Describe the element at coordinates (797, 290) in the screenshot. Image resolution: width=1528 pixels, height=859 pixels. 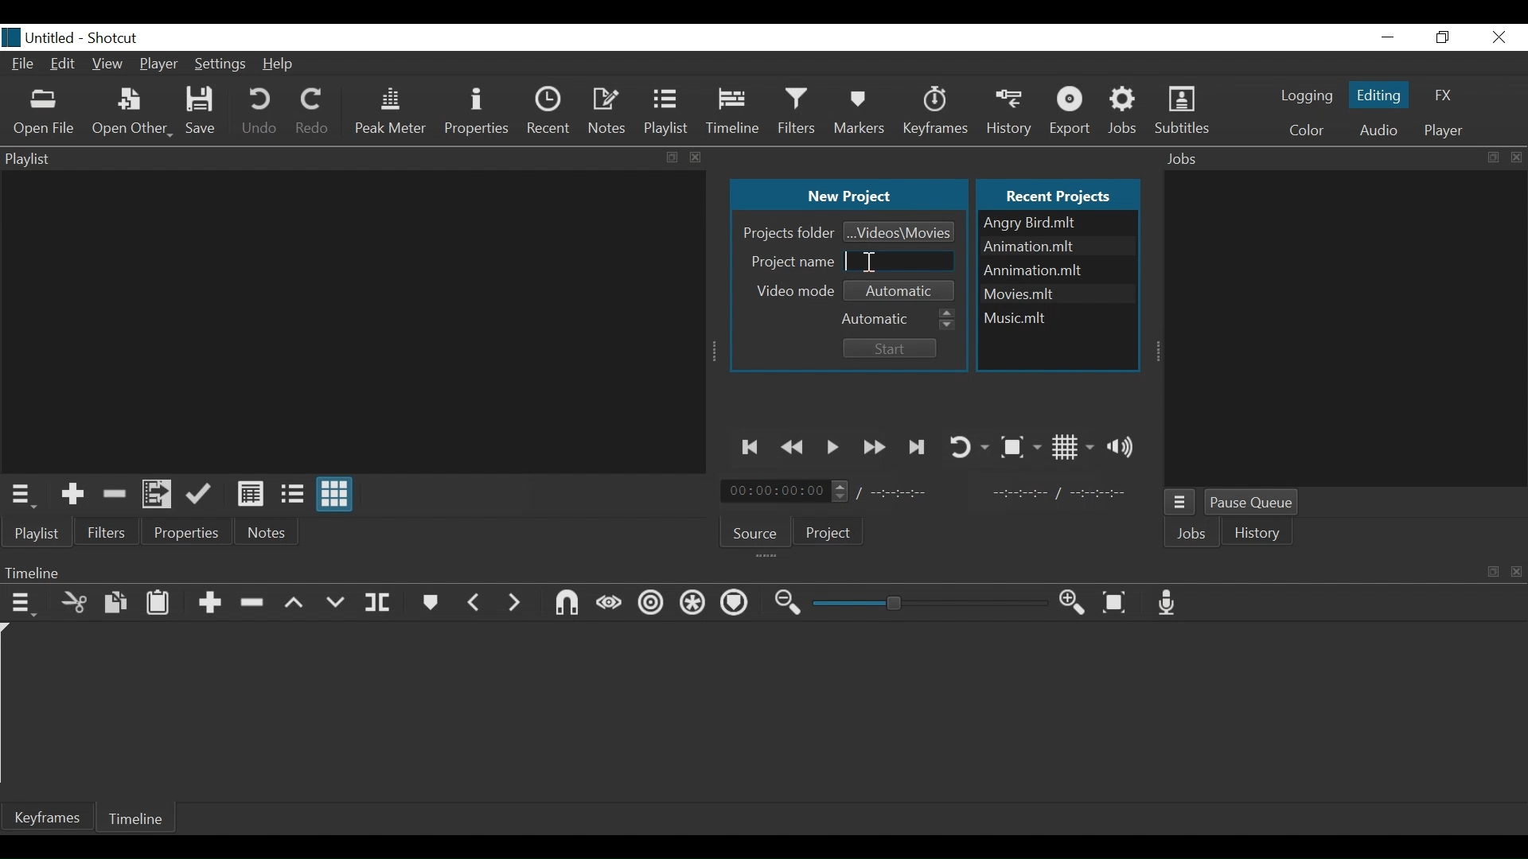
I see `Video mode` at that location.